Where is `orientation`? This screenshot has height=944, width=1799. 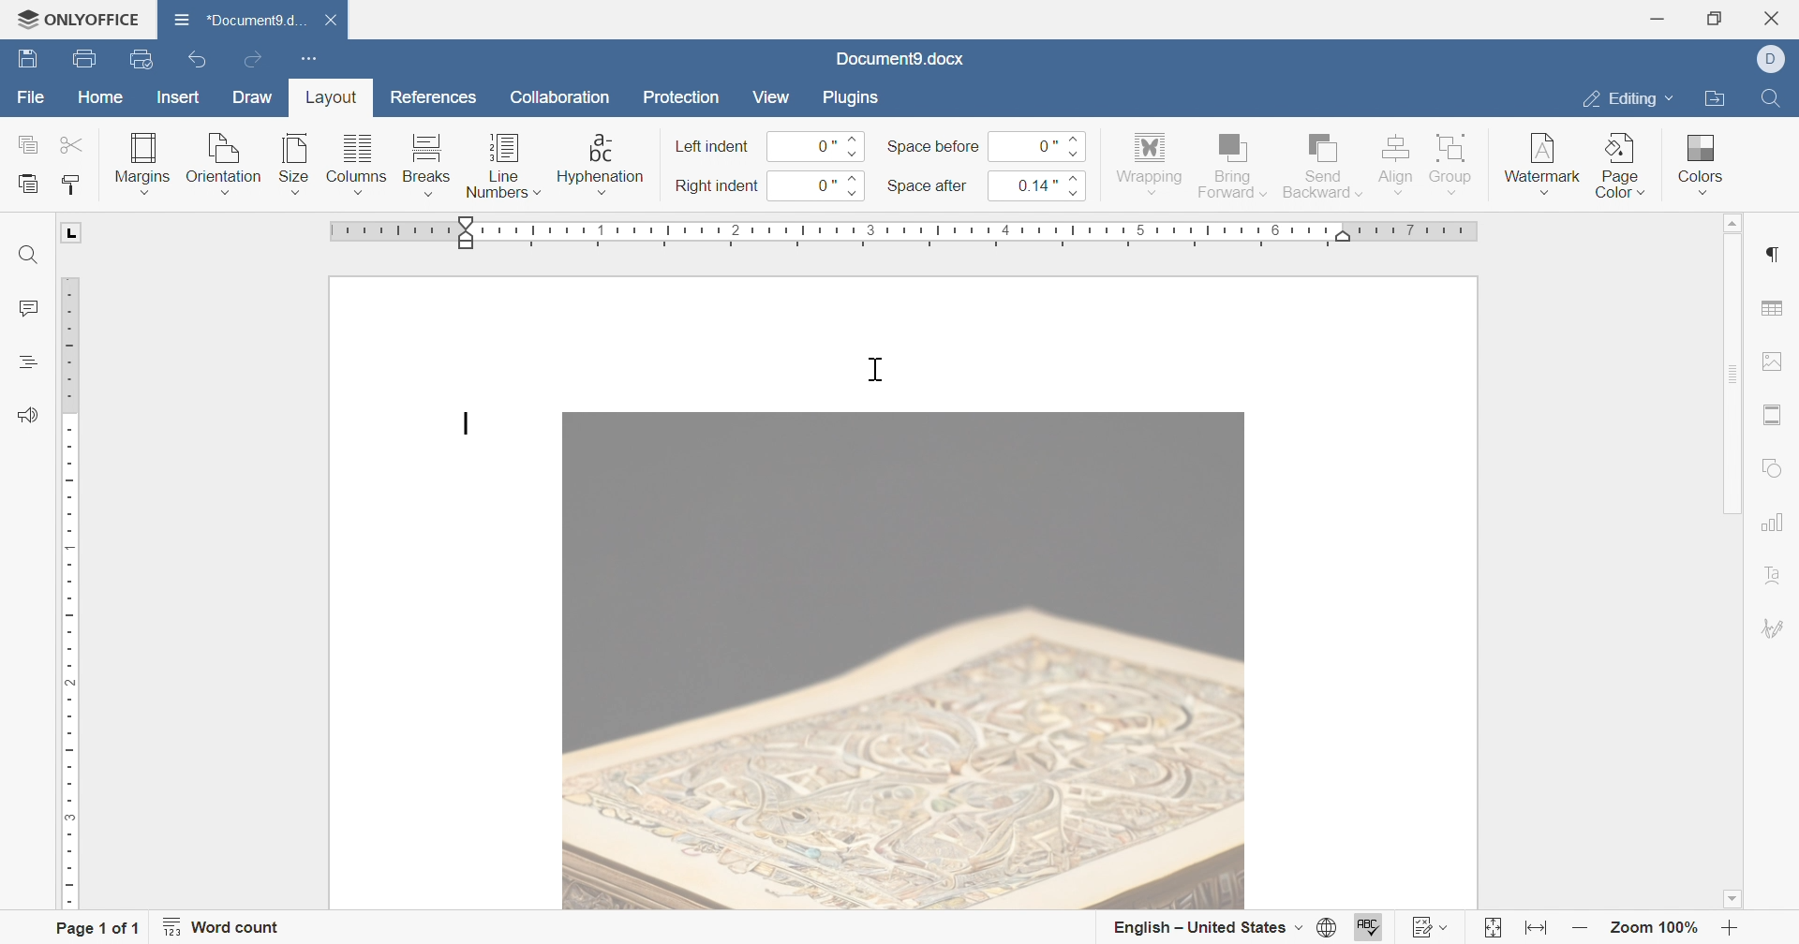 orientation is located at coordinates (223, 165).